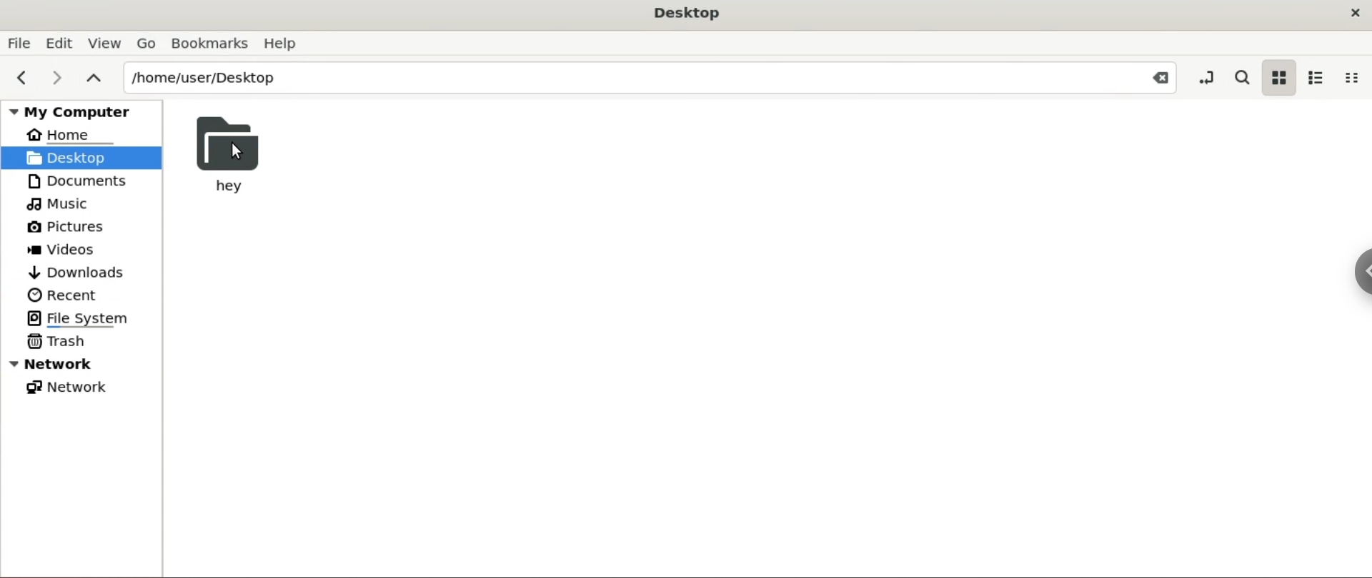 Image resolution: width=1372 pixels, height=578 pixels. Describe the element at coordinates (95, 79) in the screenshot. I see `parent folders` at that location.